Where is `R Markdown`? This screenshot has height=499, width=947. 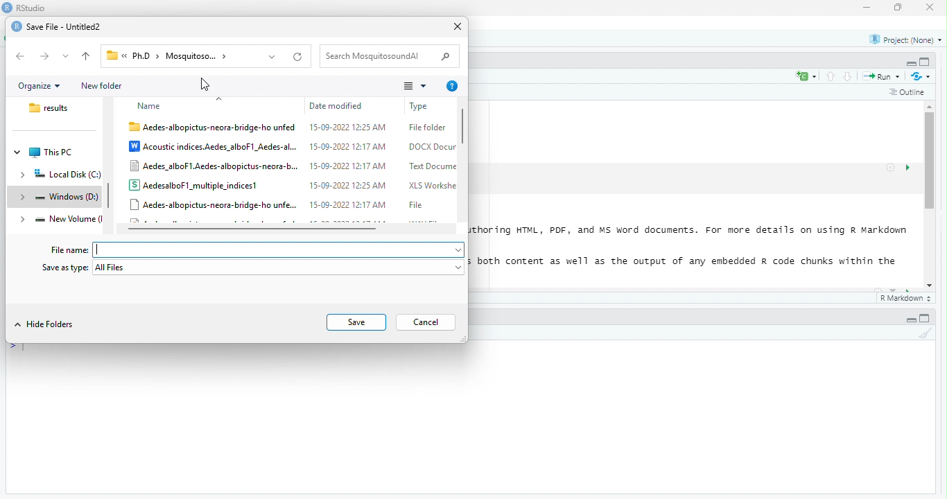 R Markdown is located at coordinates (907, 299).